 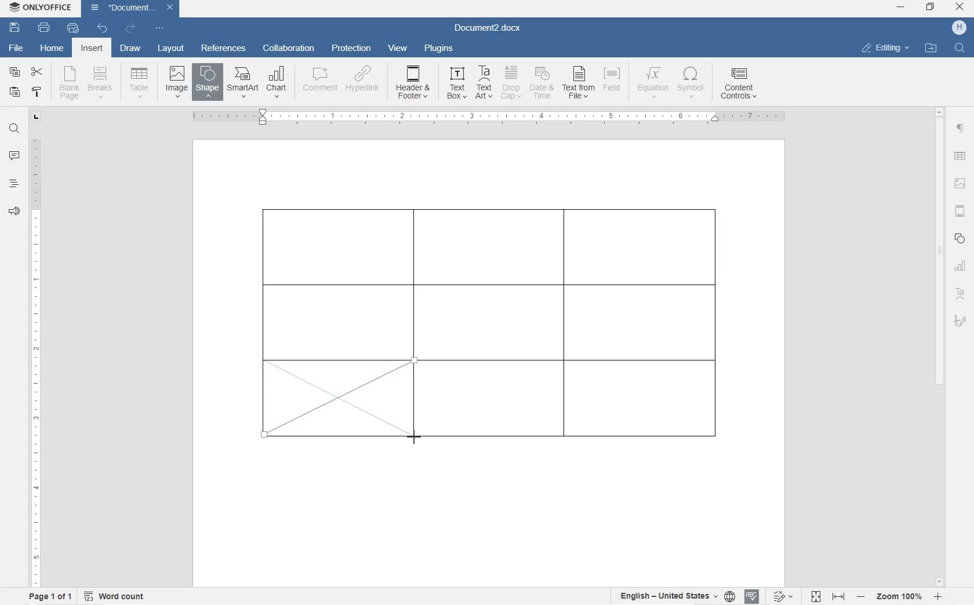 What do you see at coordinates (615, 84) in the screenshot?
I see `FIELD` at bounding box center [615, 84].